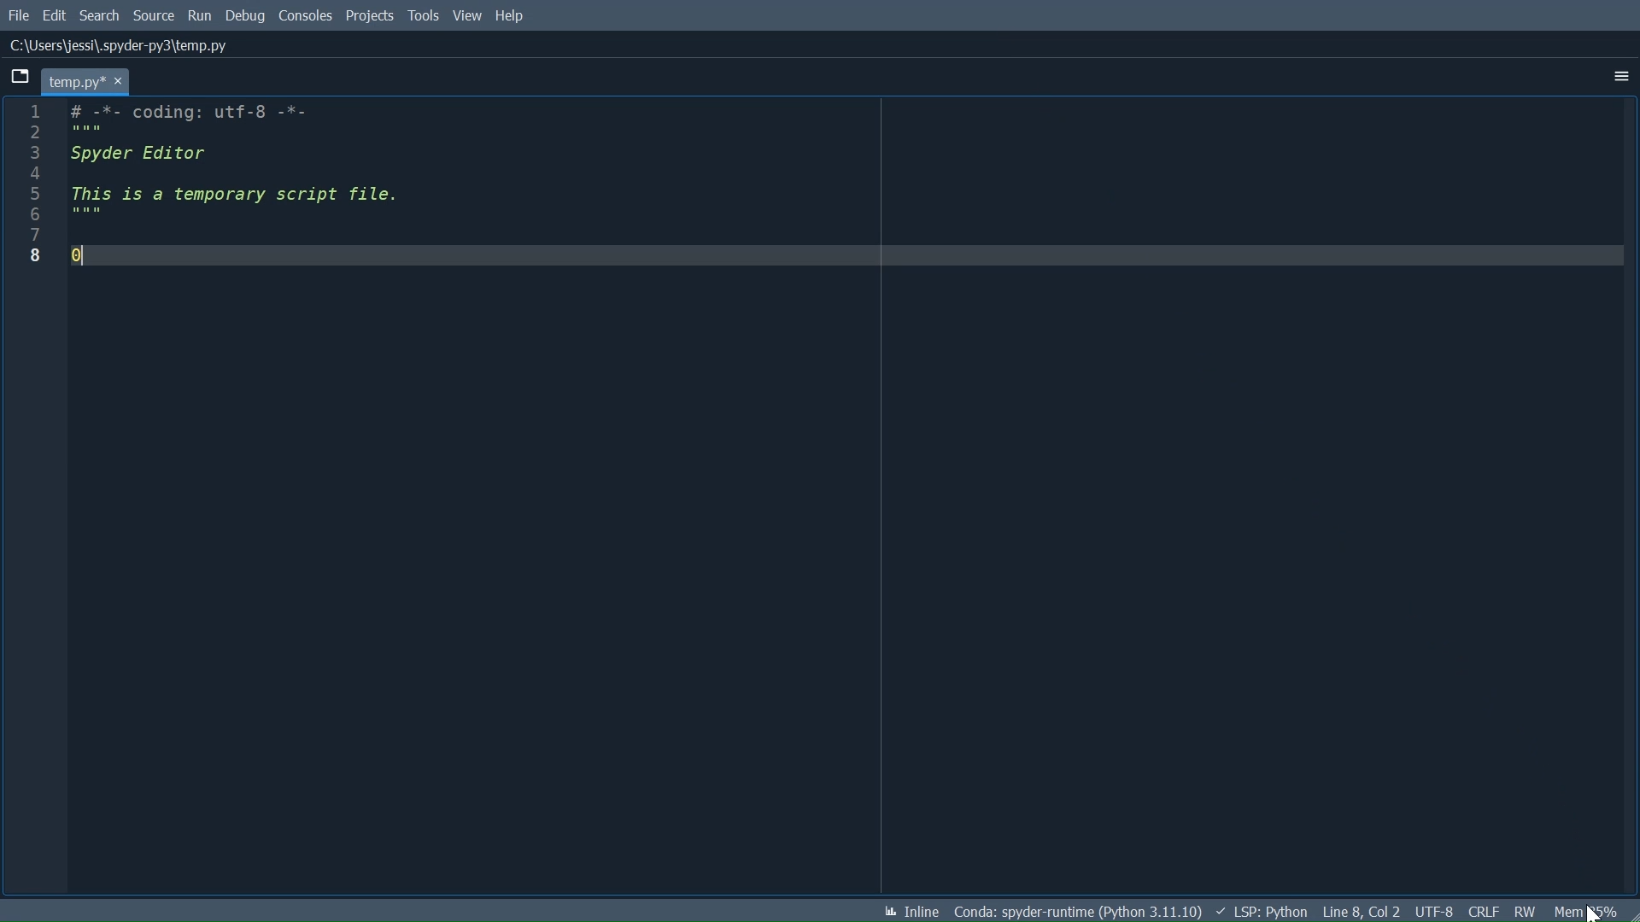 Image resolution: width=1640 pixels, height=922 pixels. What do you see at coordinates (423, 15) in the screenshot?
I see `Tools` at bounding box center [423, 15].